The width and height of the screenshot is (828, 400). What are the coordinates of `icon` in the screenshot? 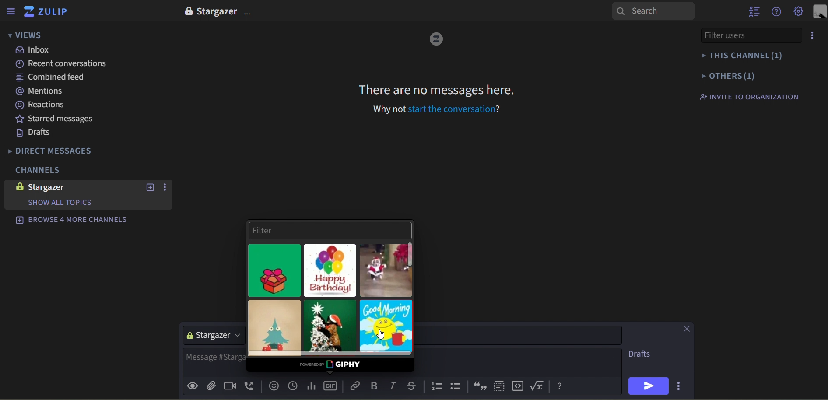 It's located at (560, 386).